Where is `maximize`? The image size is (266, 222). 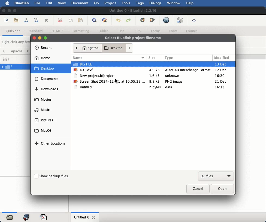 maximize is located at coordinates (15, 11).